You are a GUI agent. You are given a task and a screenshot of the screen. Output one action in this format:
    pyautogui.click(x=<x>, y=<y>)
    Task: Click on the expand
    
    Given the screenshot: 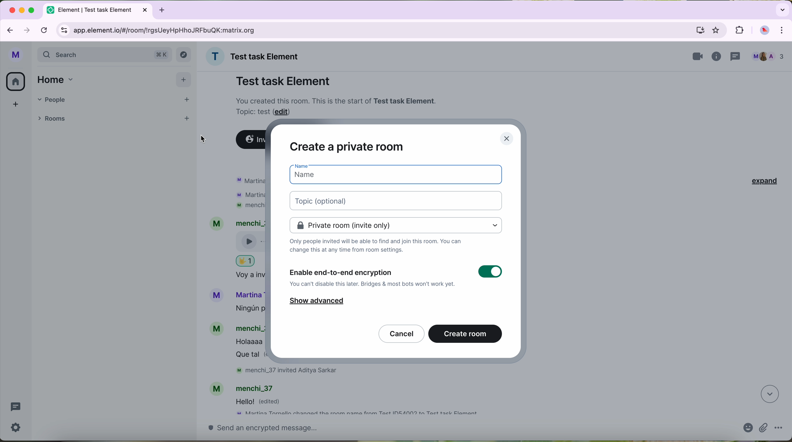 What is the action you would take?
    pyautogui.click(x=761, y=181)
    